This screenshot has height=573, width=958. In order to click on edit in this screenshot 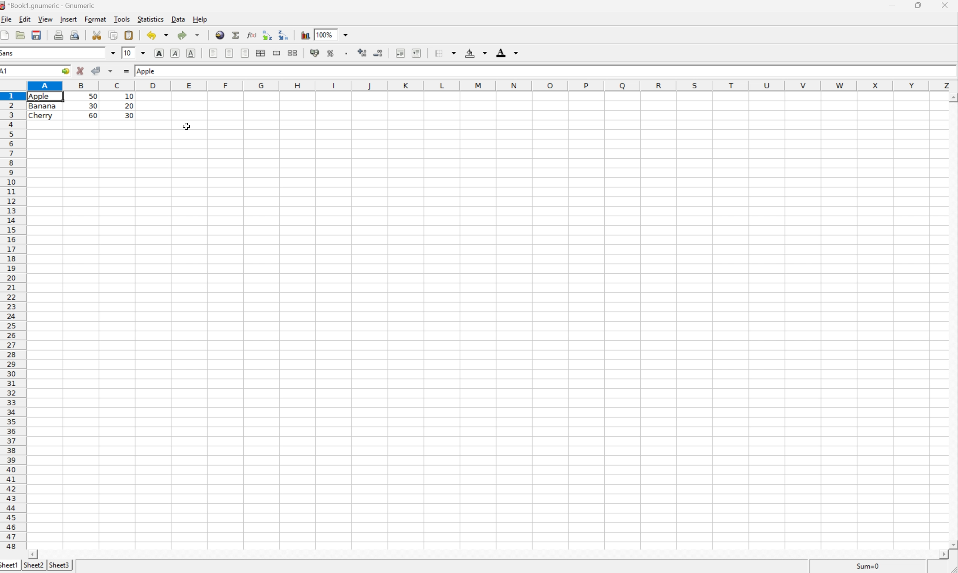, I will do `click(25, 19)`.